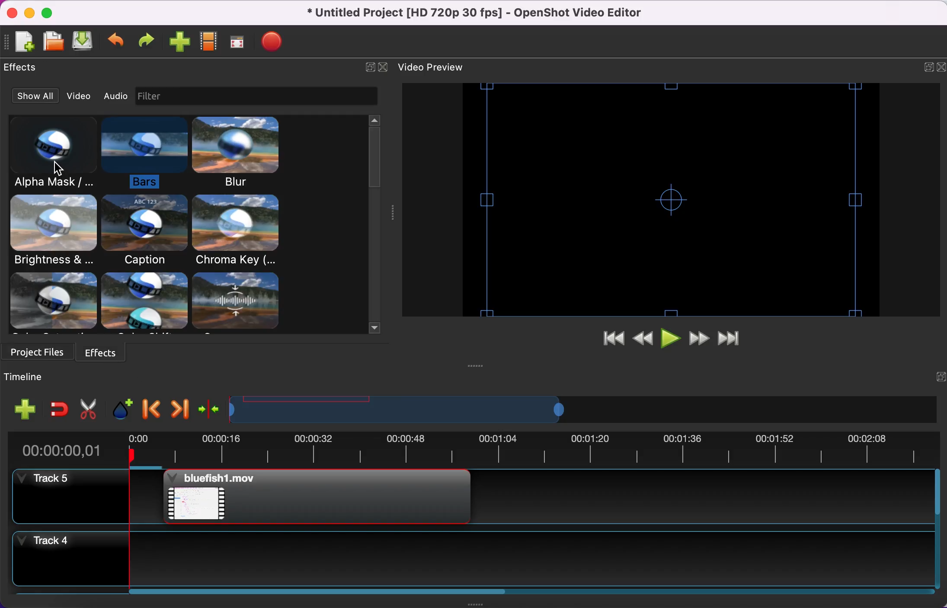 This screenshot has width=947, height=608. Describe the element at coordinates (470, 451) in the screenshot. I see `time duration` at that location.